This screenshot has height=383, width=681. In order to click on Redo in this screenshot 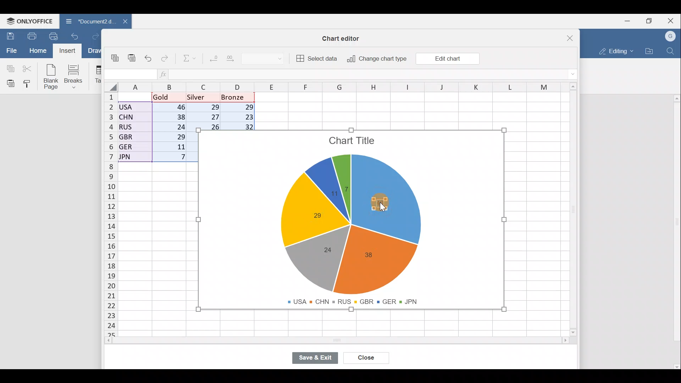, I will do `click(98, 37)`.